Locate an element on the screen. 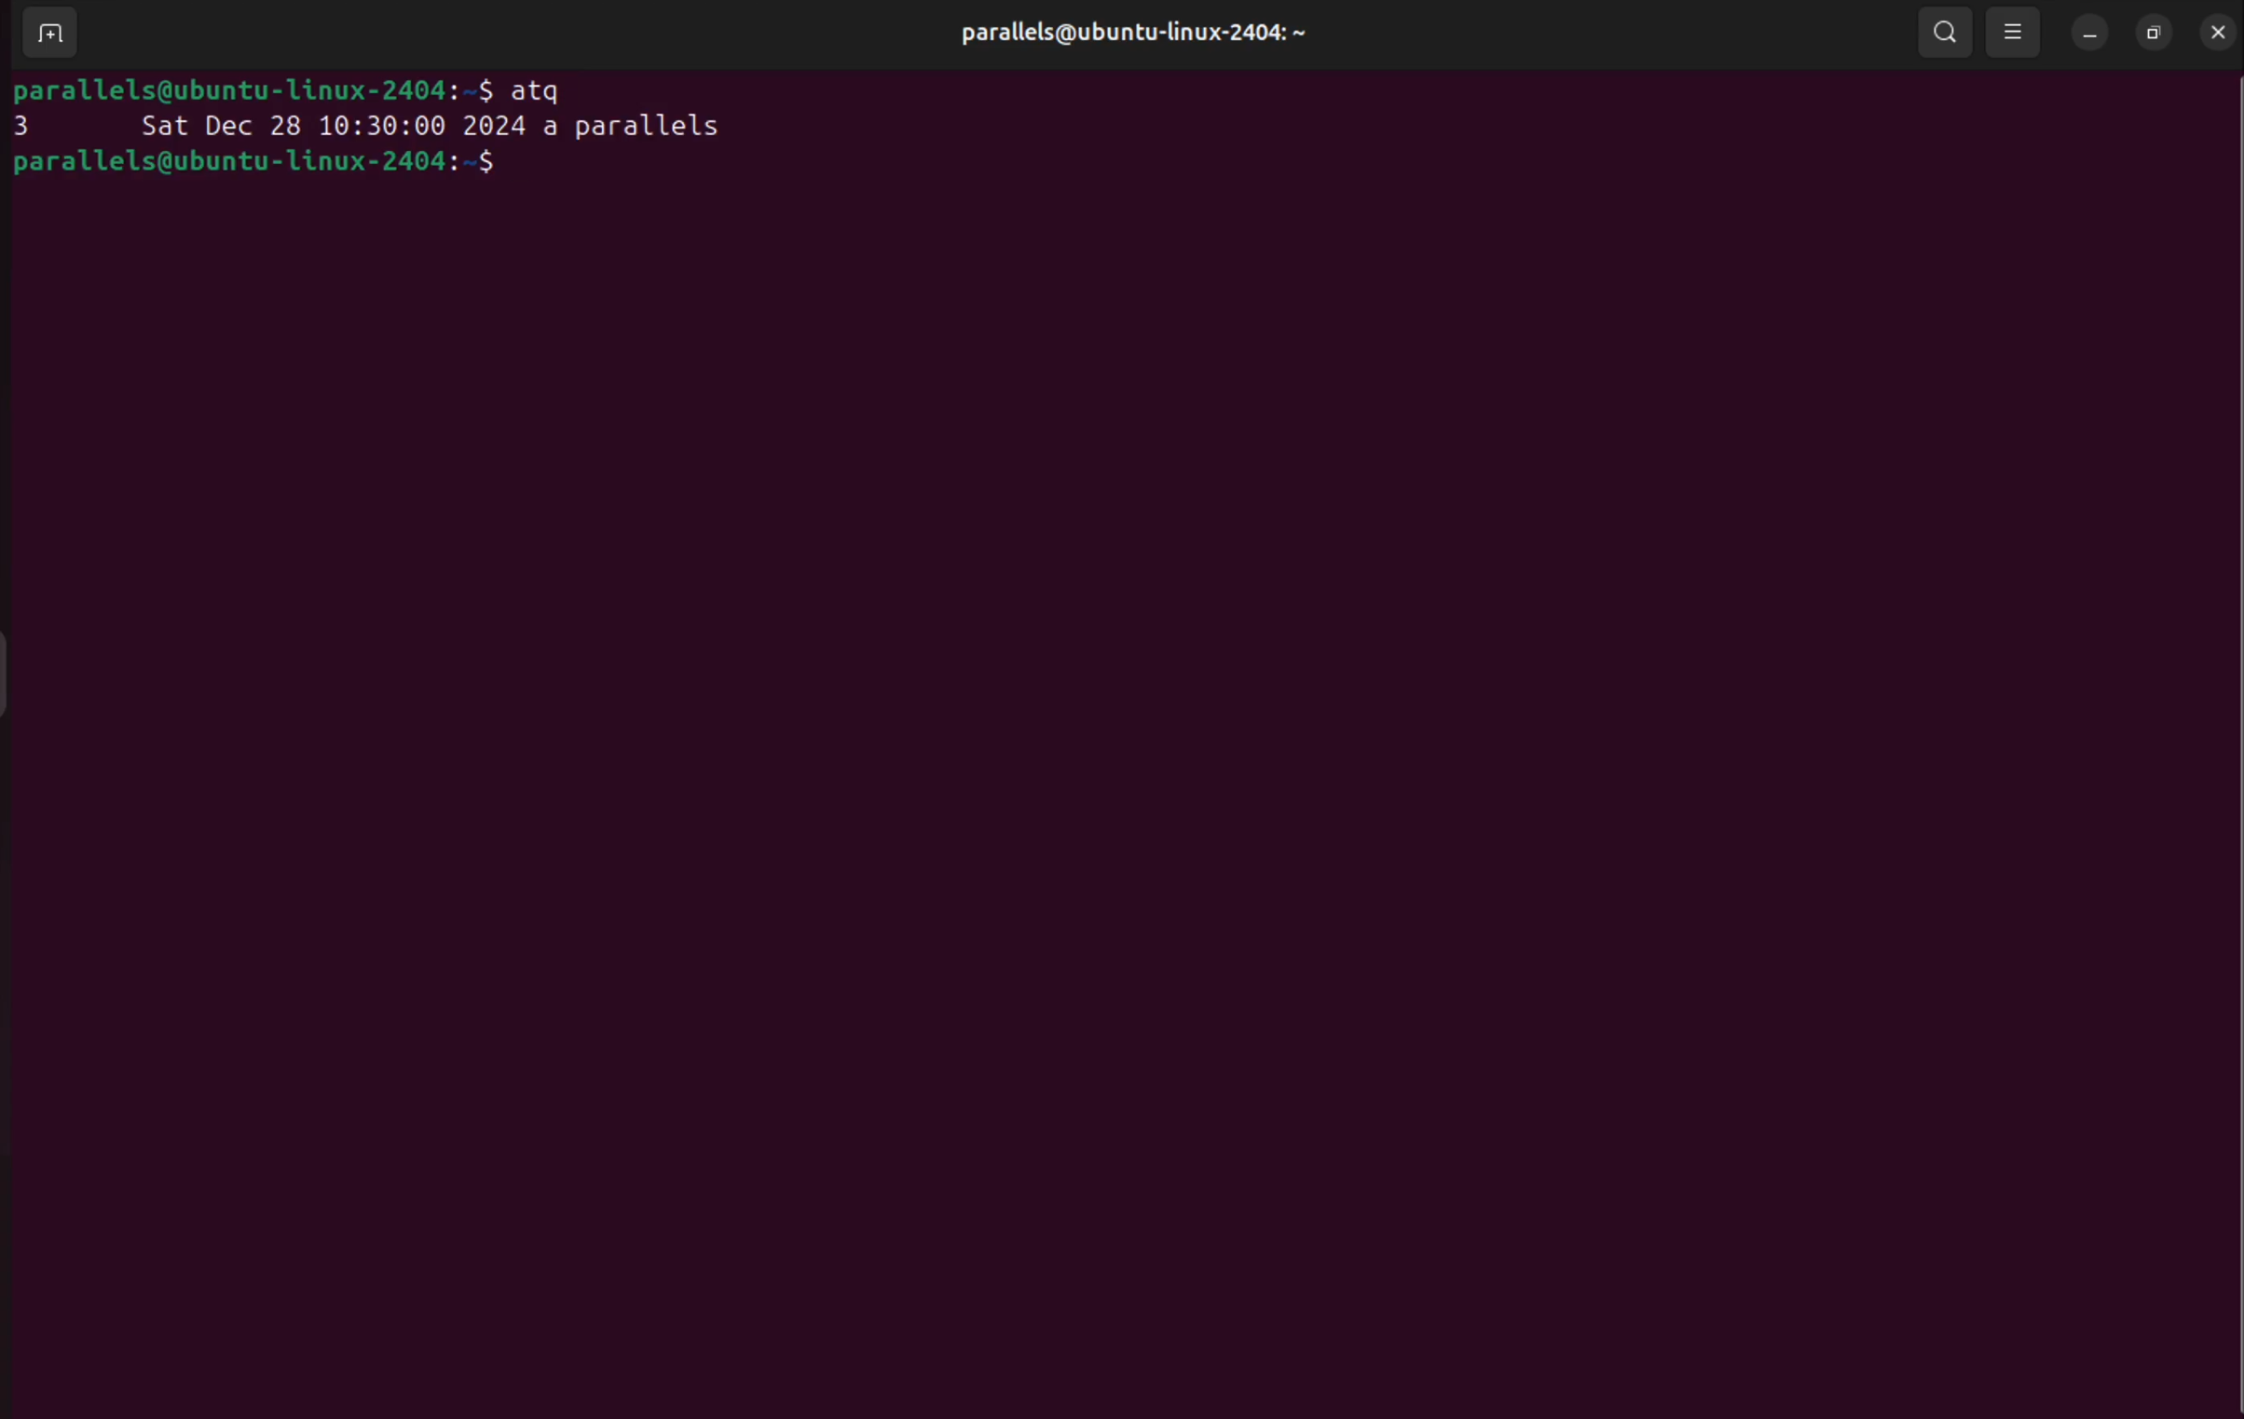 Image resolution: width=2244 pixels, height=1419 pixels. resize is located at coordinates (2151, 34).